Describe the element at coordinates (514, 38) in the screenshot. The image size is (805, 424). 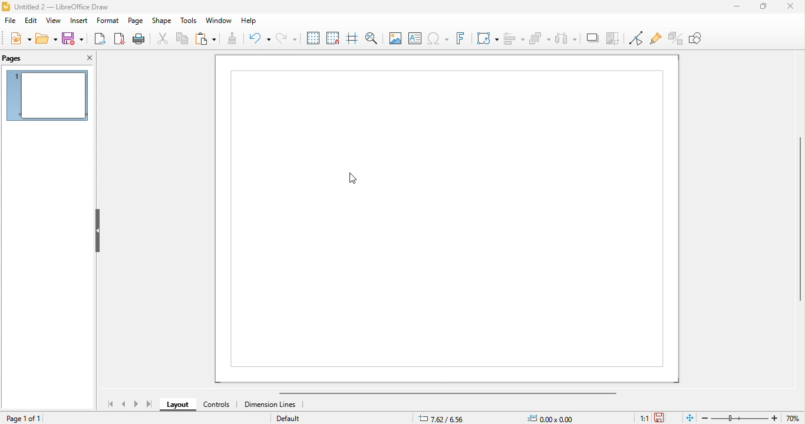
I see `align objects` at that location.